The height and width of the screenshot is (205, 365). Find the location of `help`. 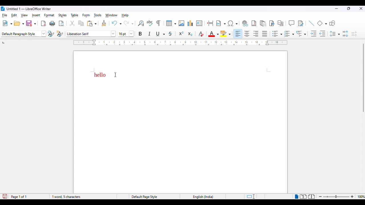

help is located at coordinates (125, 15).